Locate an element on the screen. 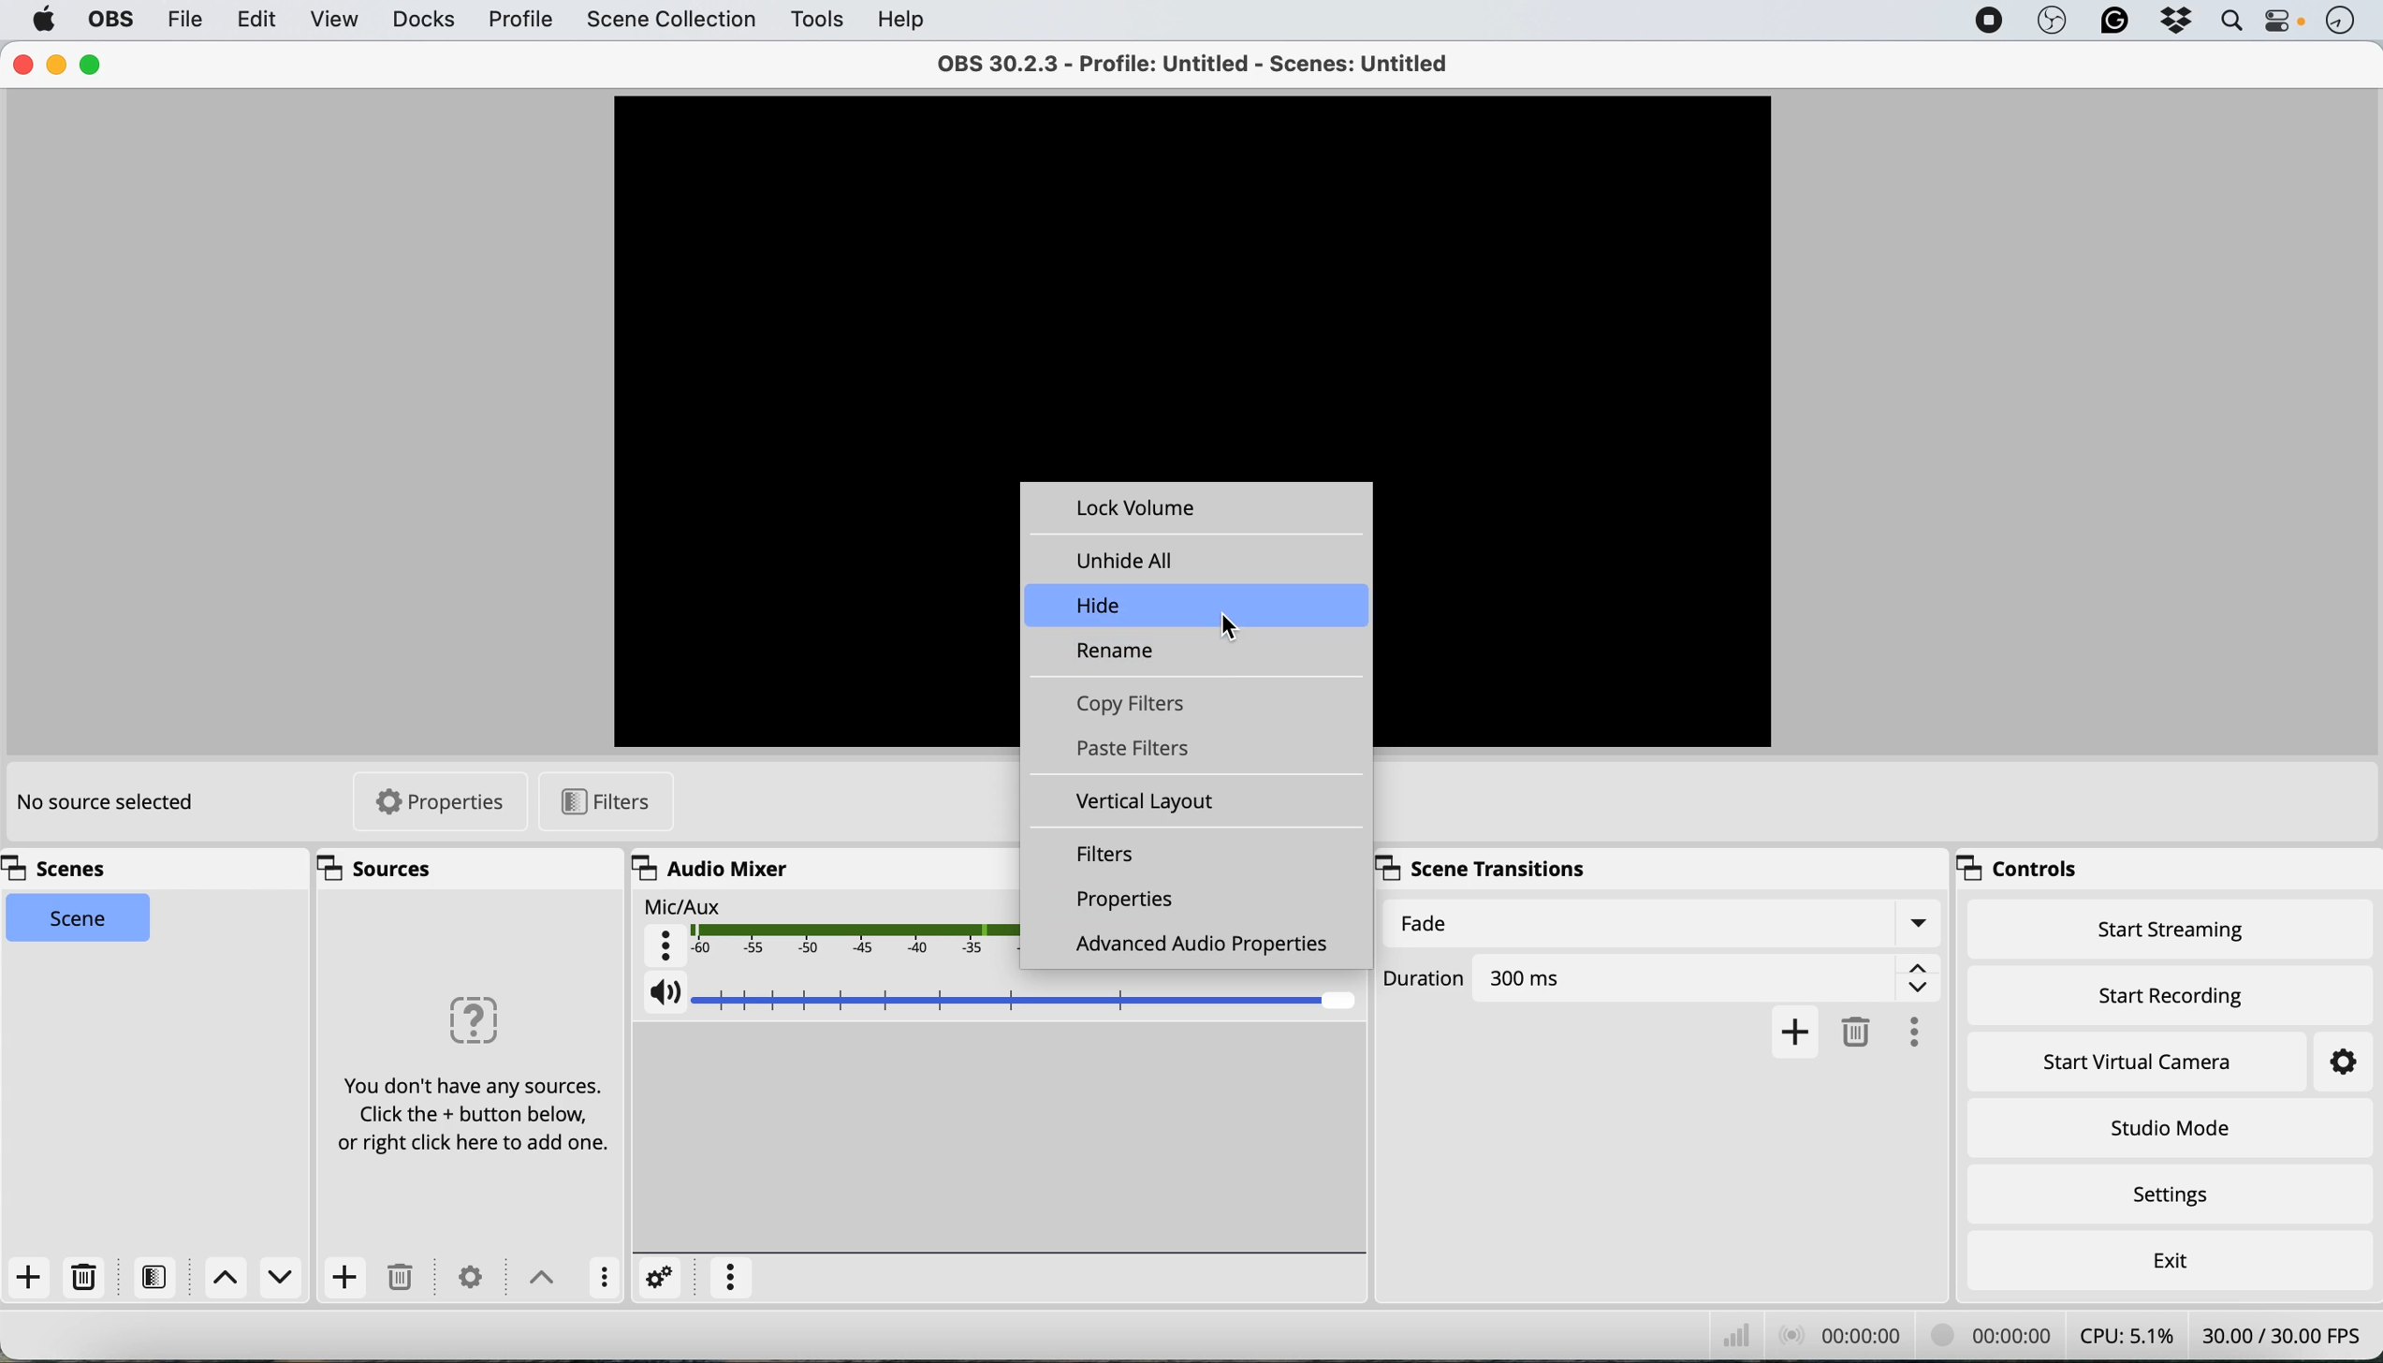 Image resolution: width=2383 pixels, height=1363 pixels. add transition is located at coordinates (1792, 1032).